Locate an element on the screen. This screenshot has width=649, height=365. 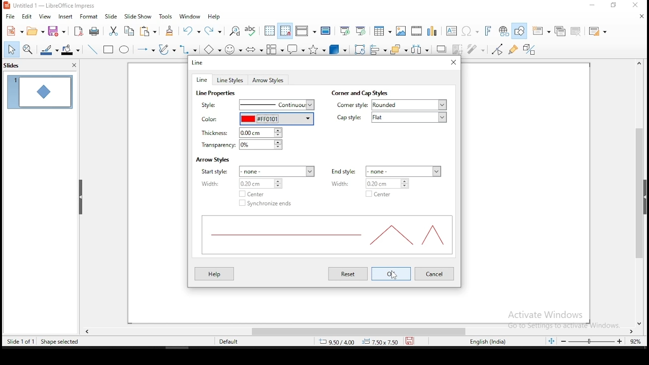
fill color is located at coordinates (70, 50).